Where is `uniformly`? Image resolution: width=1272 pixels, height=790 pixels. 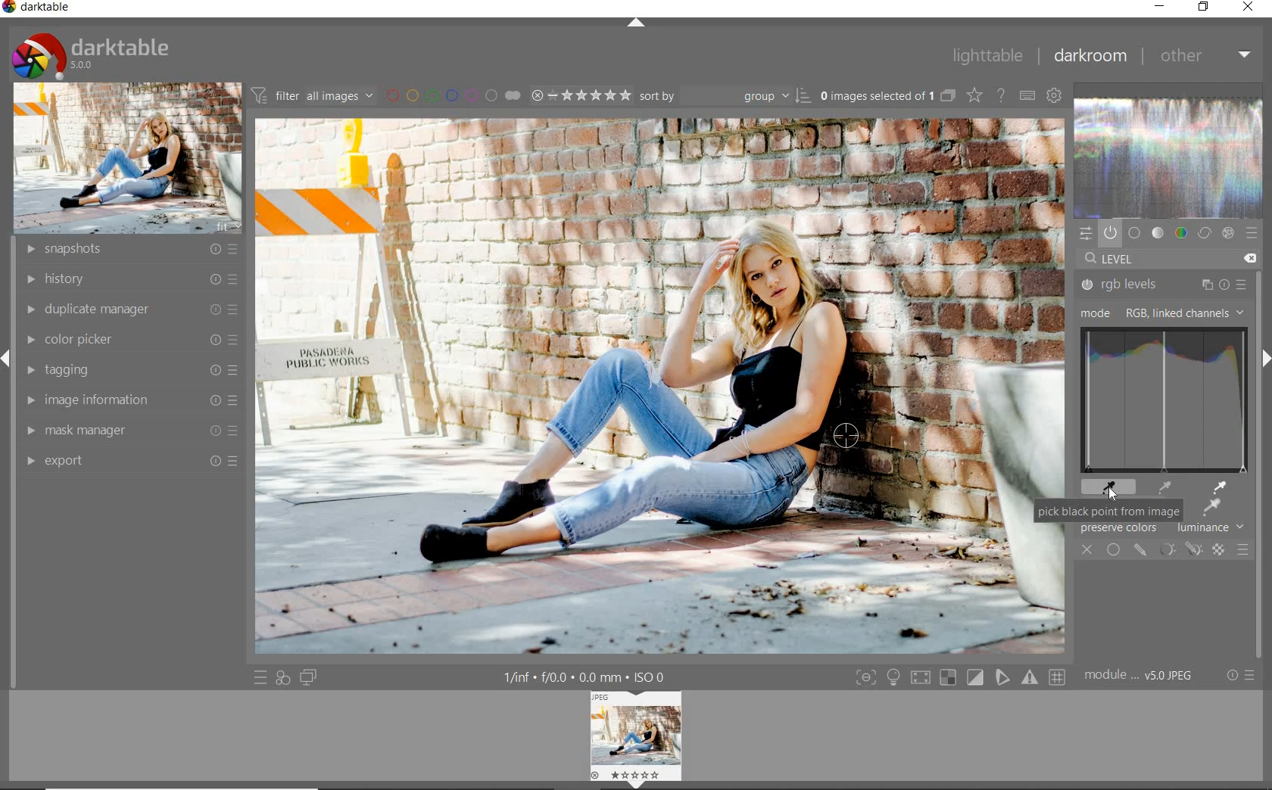 uniformly is located at coordinates (1114, 549).